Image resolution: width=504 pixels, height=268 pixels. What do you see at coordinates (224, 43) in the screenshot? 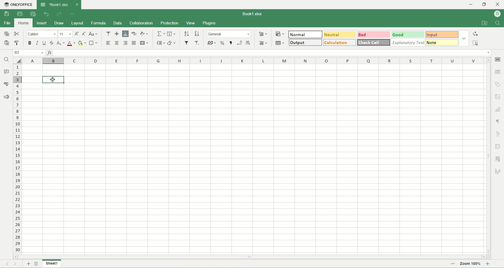
I see `percent style` at bounding box center [224, 43].